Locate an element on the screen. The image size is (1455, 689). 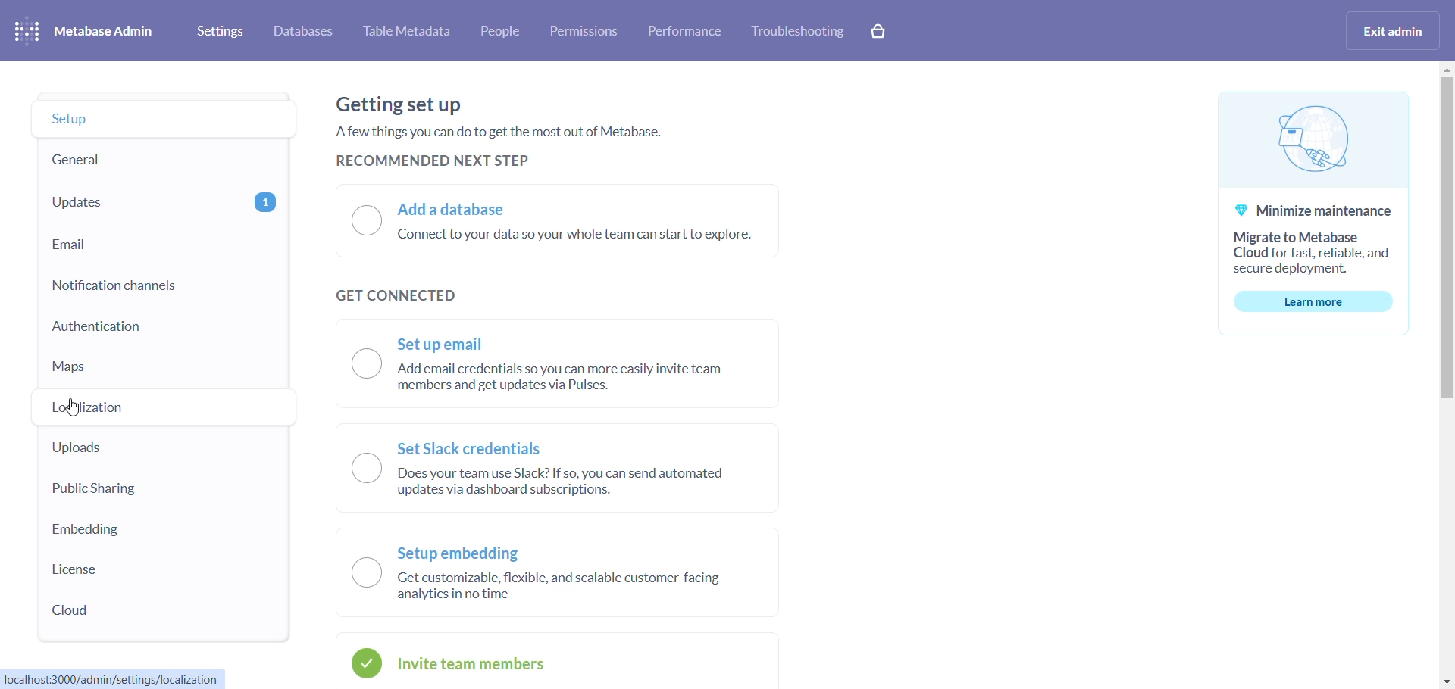
invite team members is located at coordinates (470, 658).